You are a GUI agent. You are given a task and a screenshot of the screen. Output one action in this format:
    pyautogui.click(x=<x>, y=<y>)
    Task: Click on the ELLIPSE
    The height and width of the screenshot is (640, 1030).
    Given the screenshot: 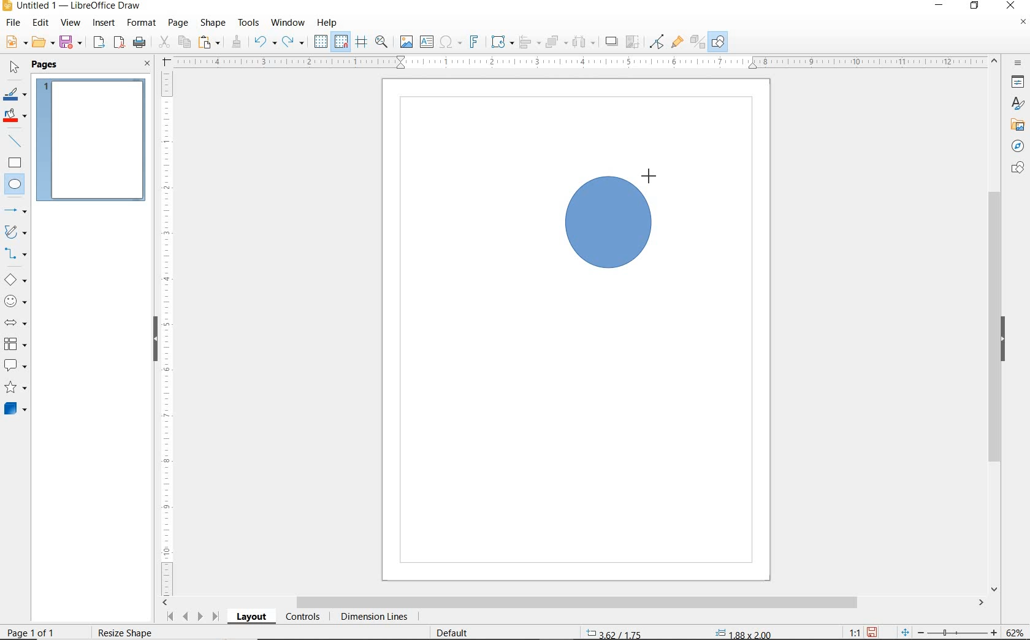 What is the action you would take?
    pyautogui.click(x=15, y=185)
    